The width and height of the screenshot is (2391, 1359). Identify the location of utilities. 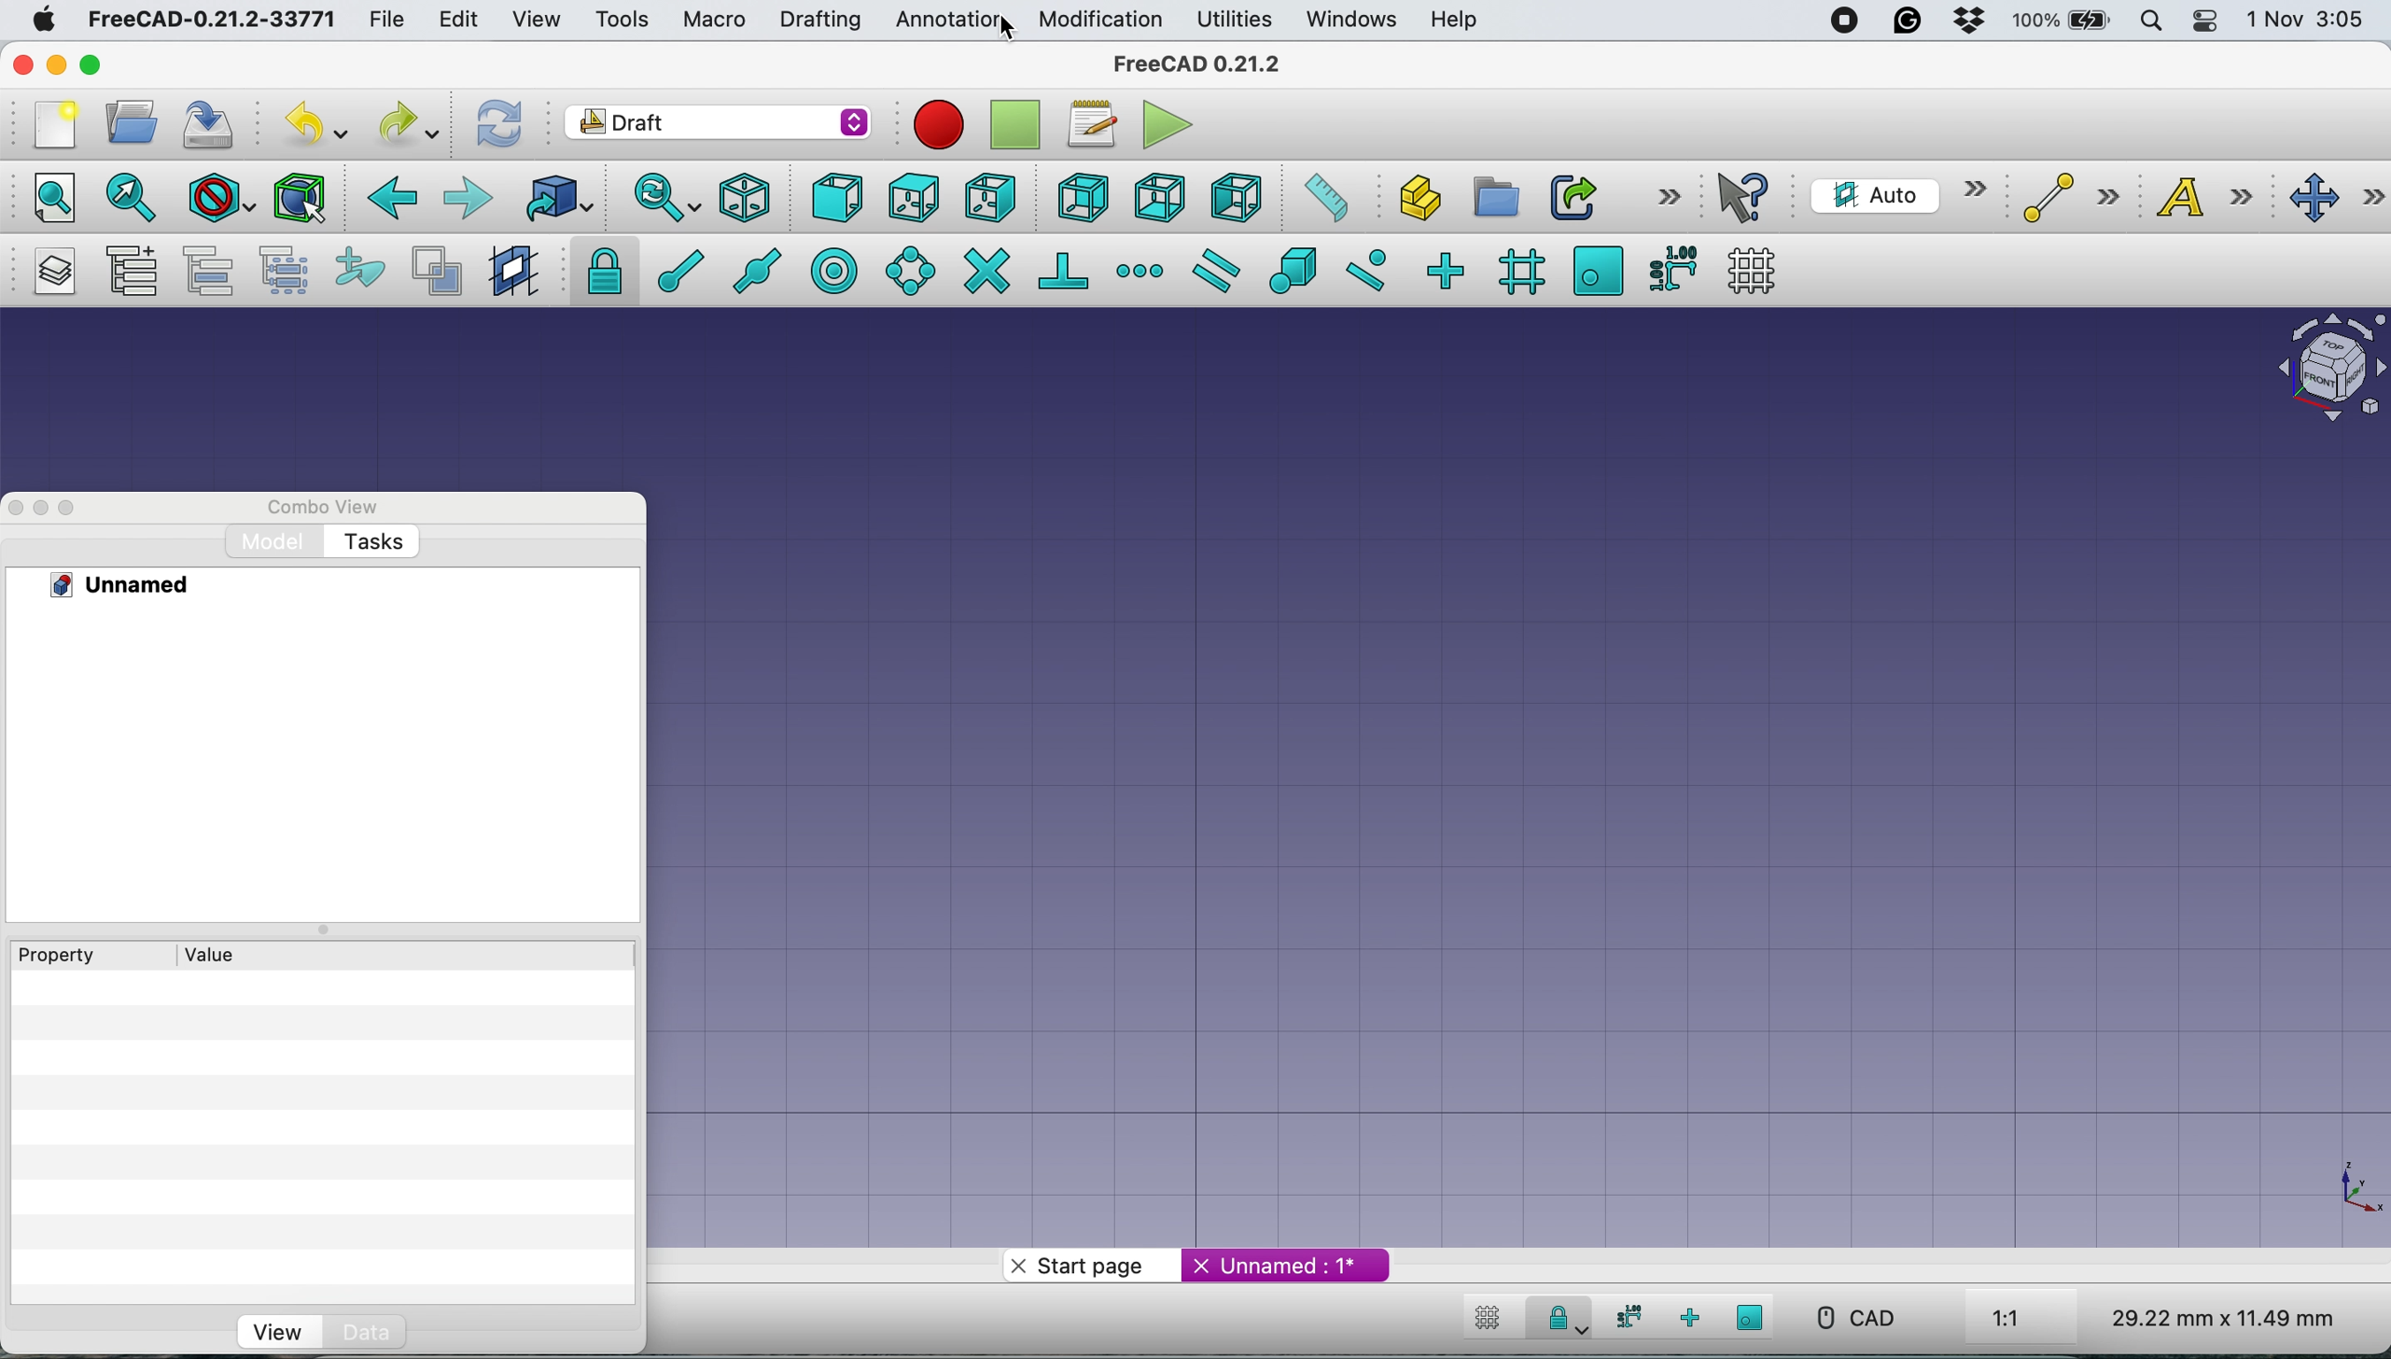
(1234, 21).